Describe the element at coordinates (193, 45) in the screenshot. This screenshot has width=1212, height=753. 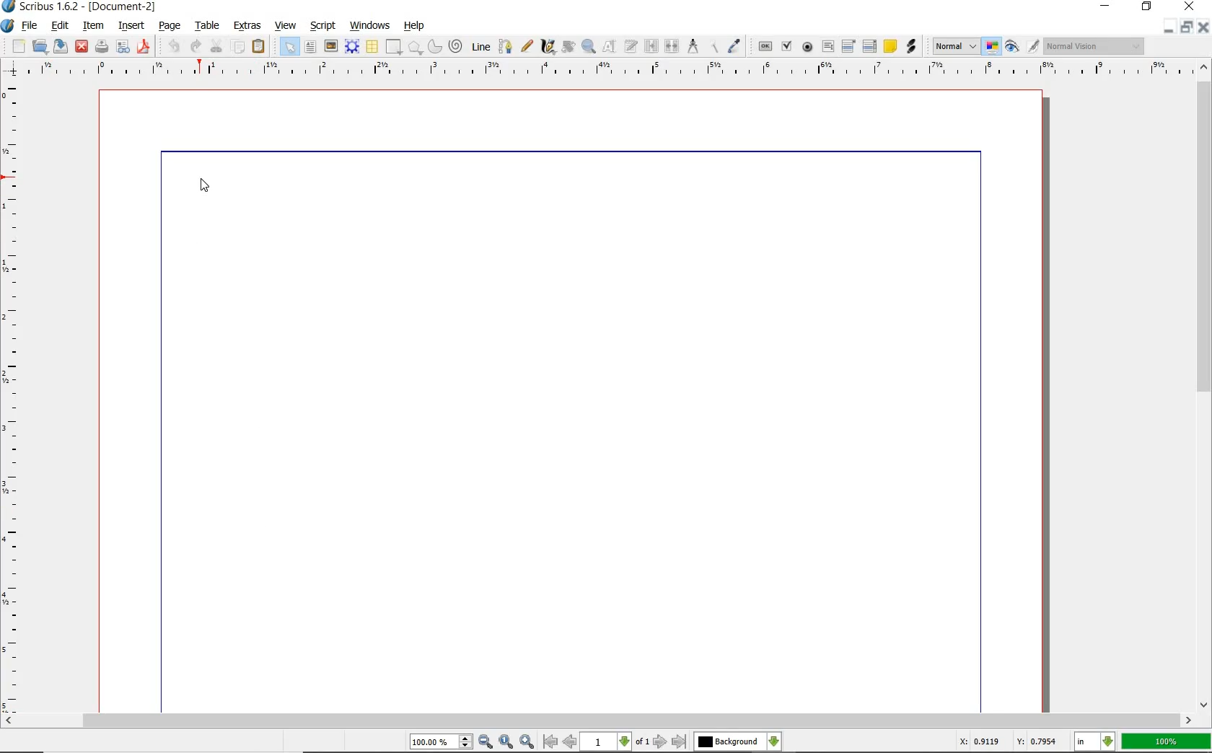
I see `redo` at that location.